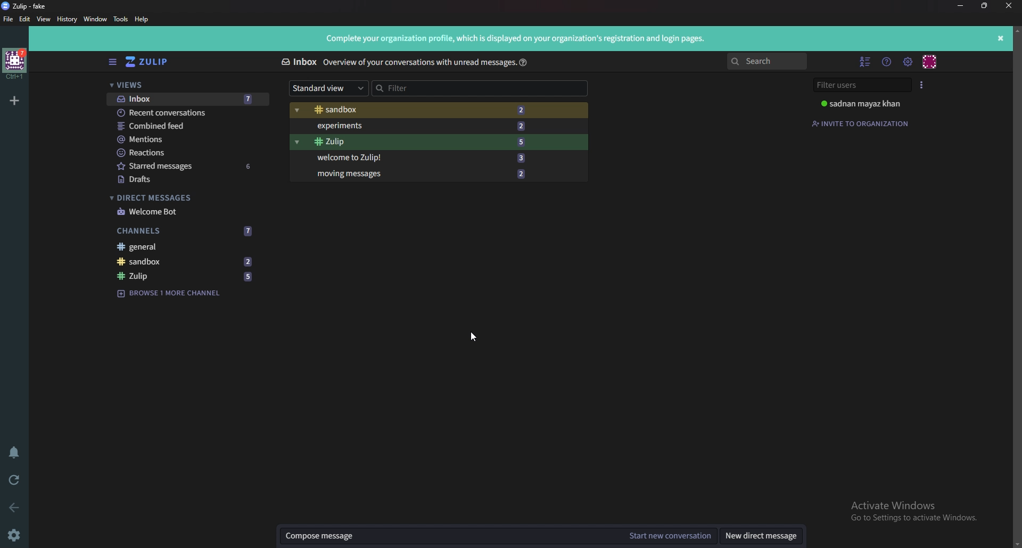  I want to click on Help menu, so click(887, 62).